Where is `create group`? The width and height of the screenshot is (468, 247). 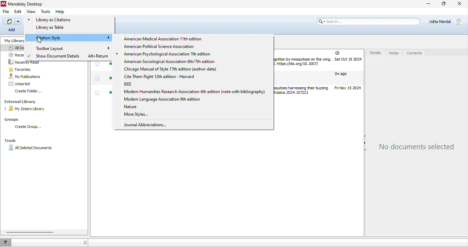
create group is located at coordinates (30, 128).